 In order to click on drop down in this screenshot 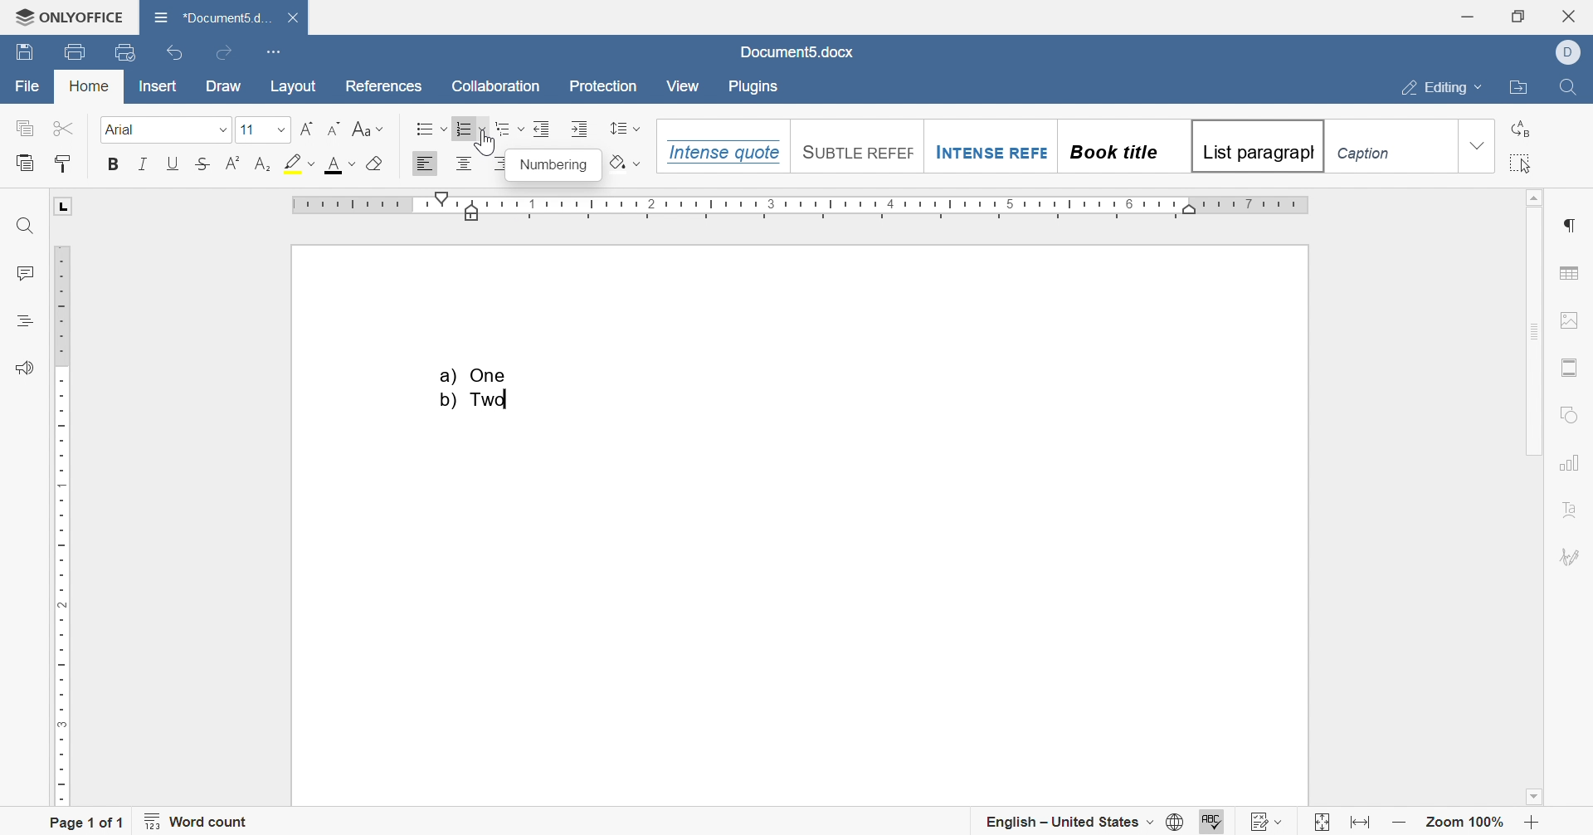, I will do `click(223, 129)`.